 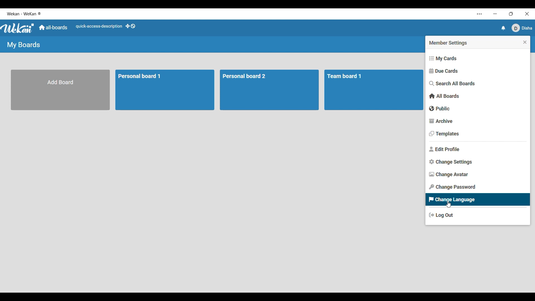 I want to click on Personal board 1, so click(x=165, y=89).